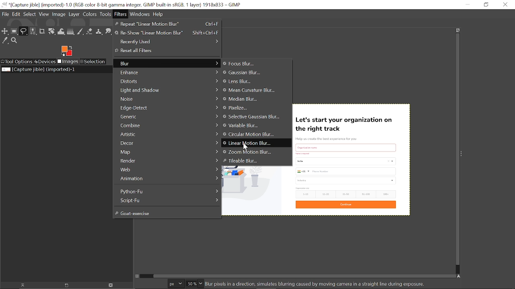 This screenshot has height=289, width=515. Describe the element at coordinates (167, 63) in the screenshot. I see `blur` at that location.